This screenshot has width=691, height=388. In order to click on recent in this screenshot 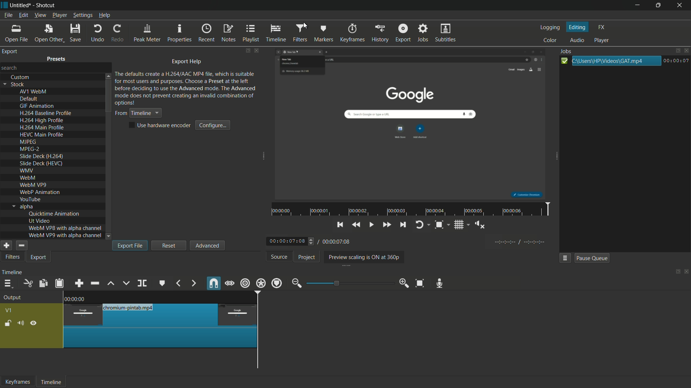, I will do `click(206, 33)`.